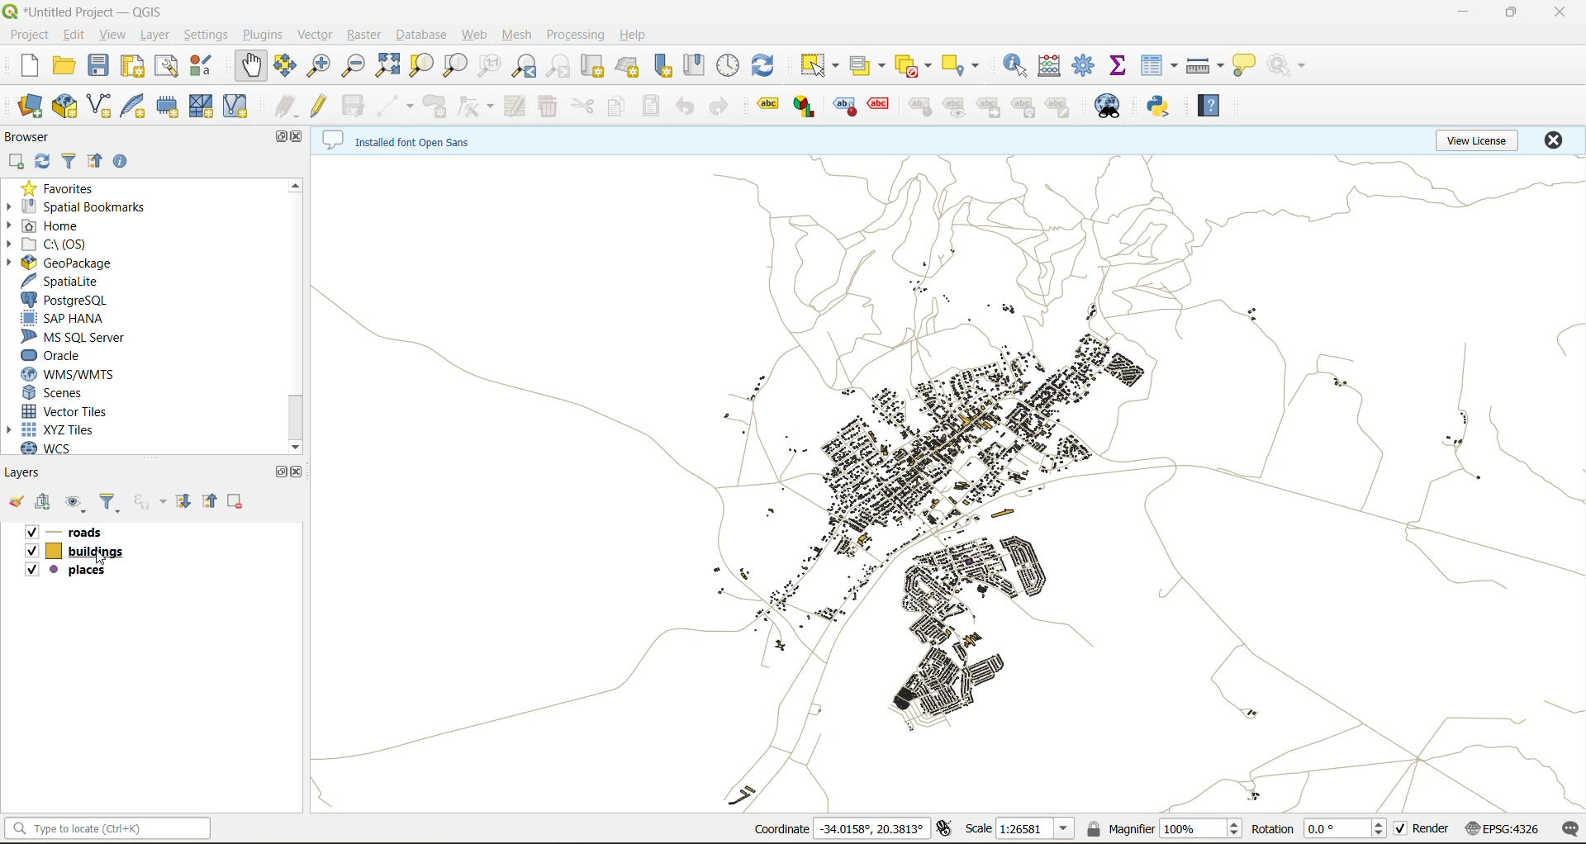 The height and width of the screenshot is (844, 1586). Describe the element at coordinates (164, 103) in the screenshot. I see `temporary scratch file` at that location.